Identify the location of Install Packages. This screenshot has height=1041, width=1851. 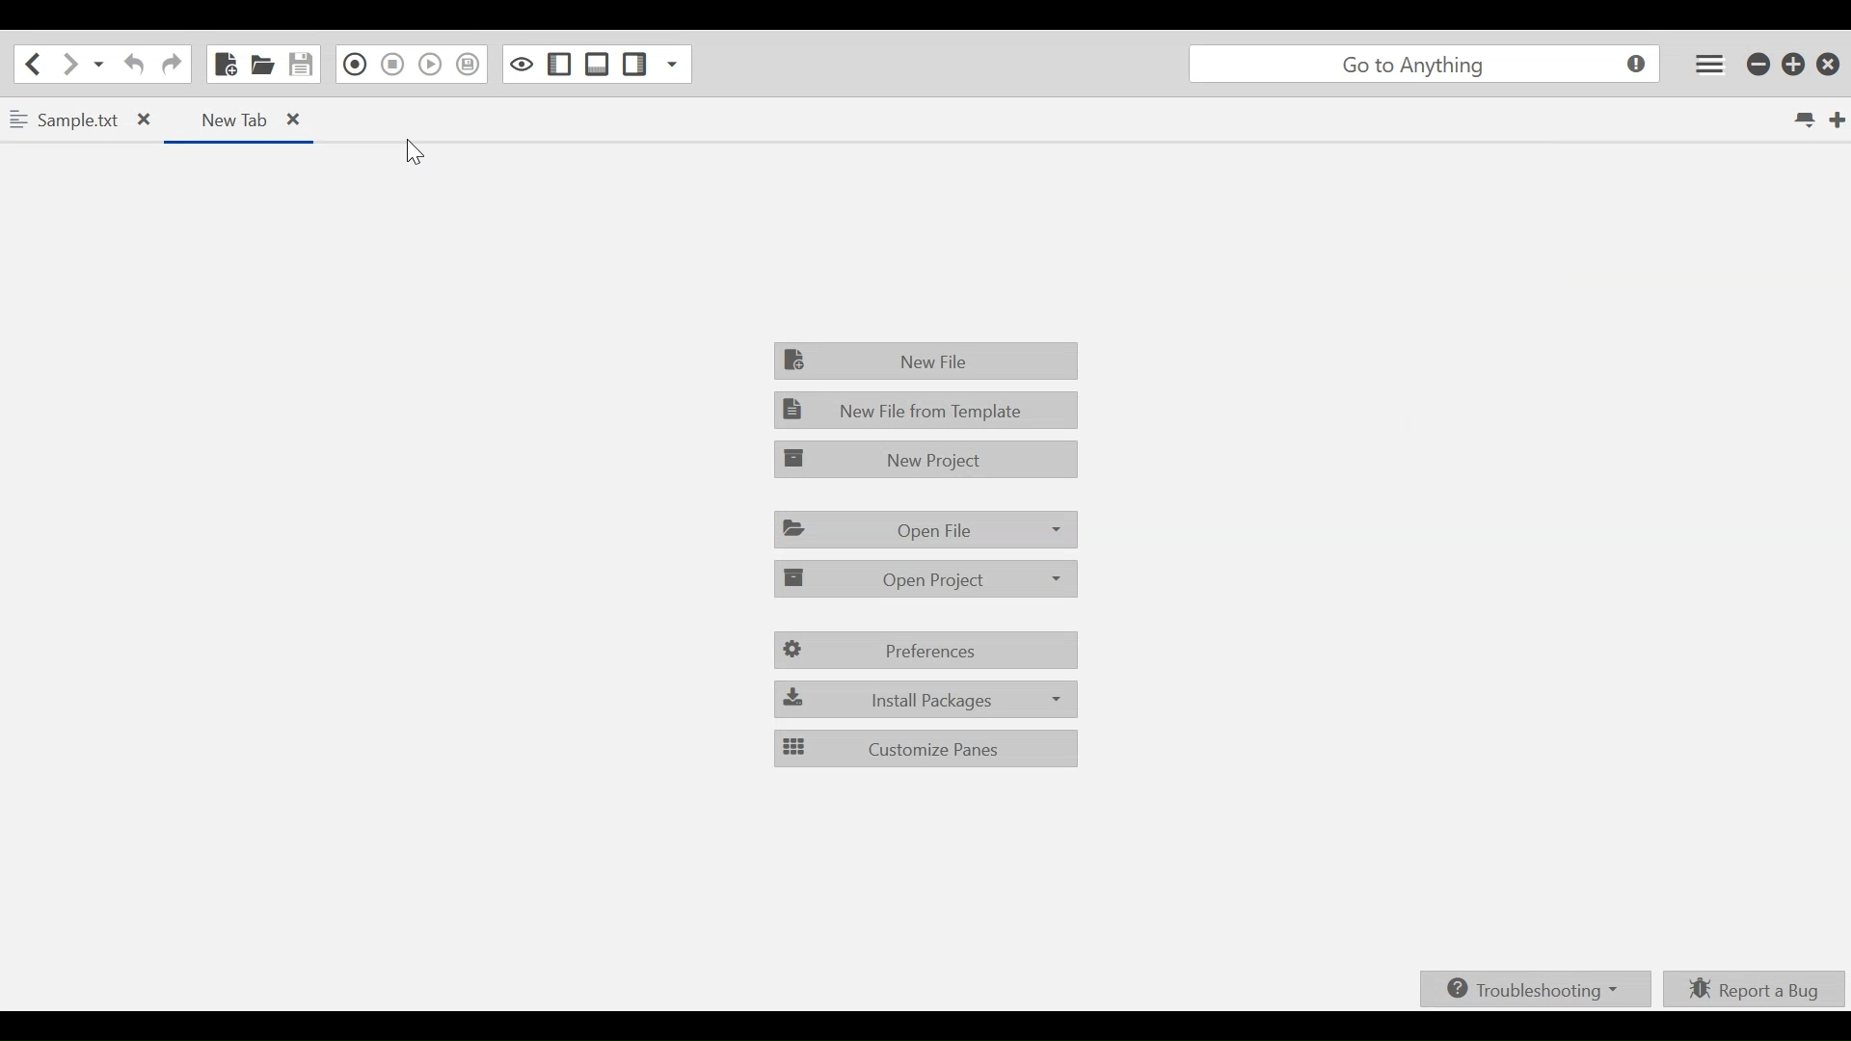
(925, 698).